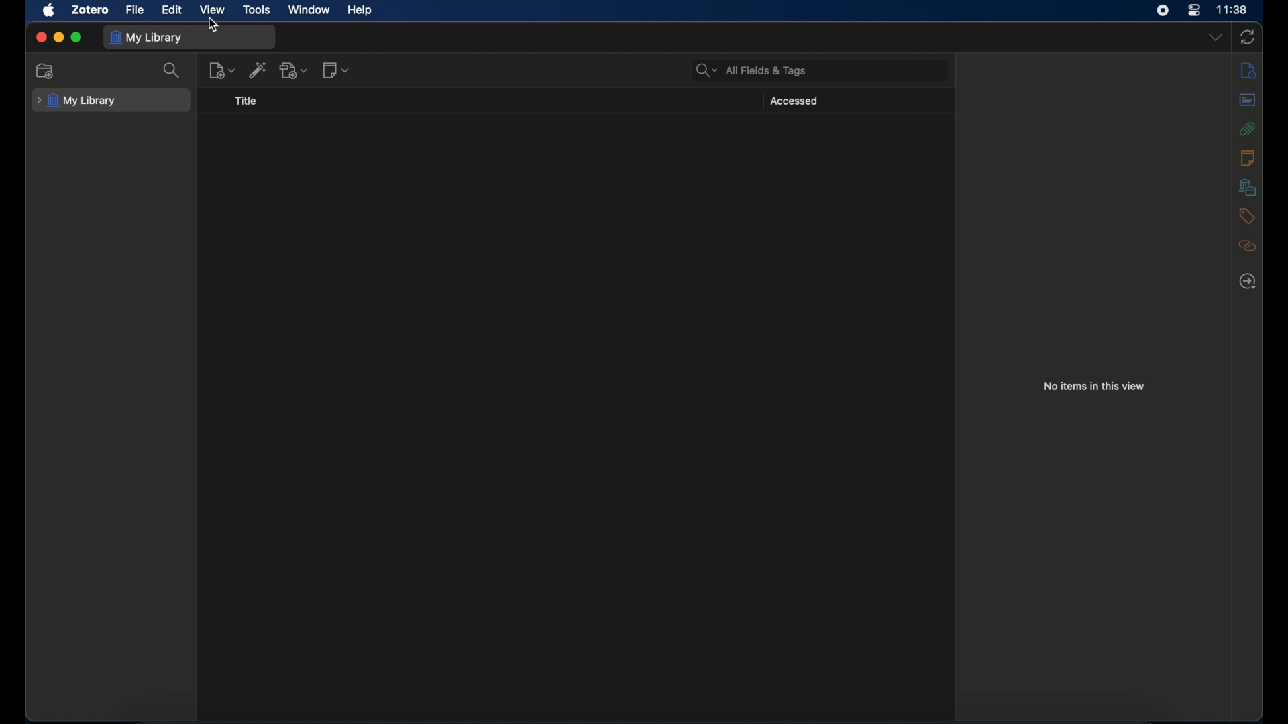 This screenshot has width=1288, height=724. I want to click on title, so click(246, 101).